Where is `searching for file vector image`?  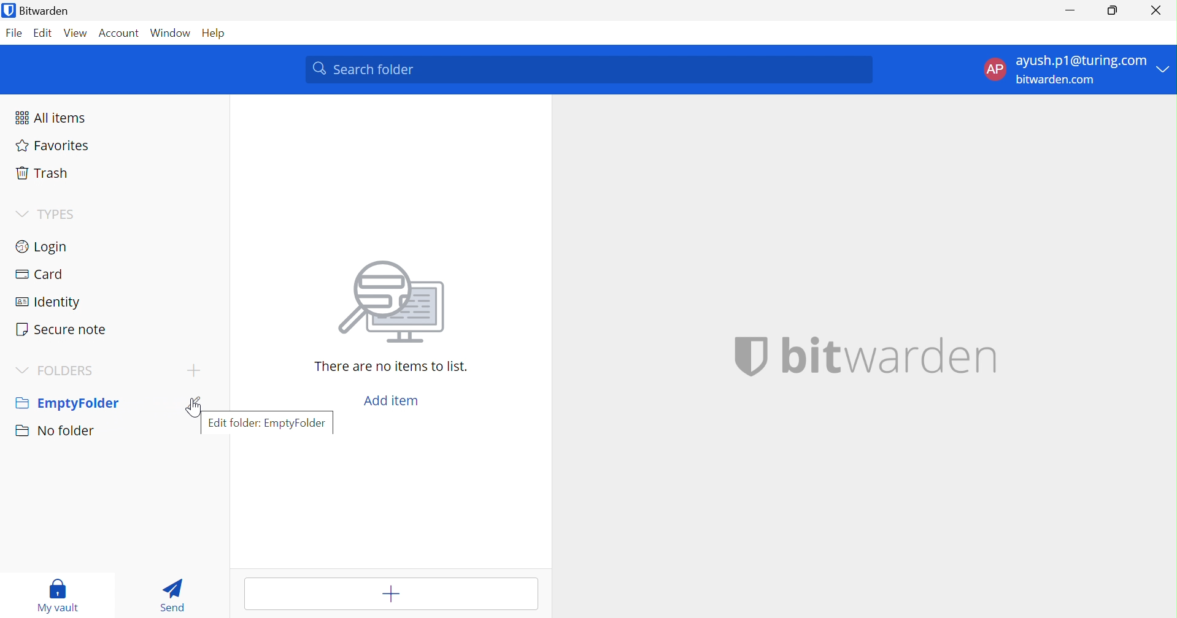 searching for file vector image is located at coordinates (386, 303).